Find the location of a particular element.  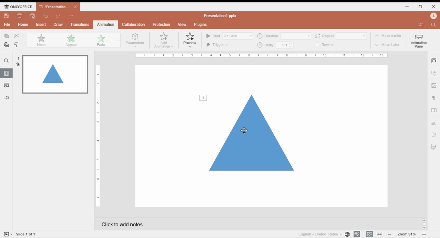

plugins is located at coordinates (201, 25).